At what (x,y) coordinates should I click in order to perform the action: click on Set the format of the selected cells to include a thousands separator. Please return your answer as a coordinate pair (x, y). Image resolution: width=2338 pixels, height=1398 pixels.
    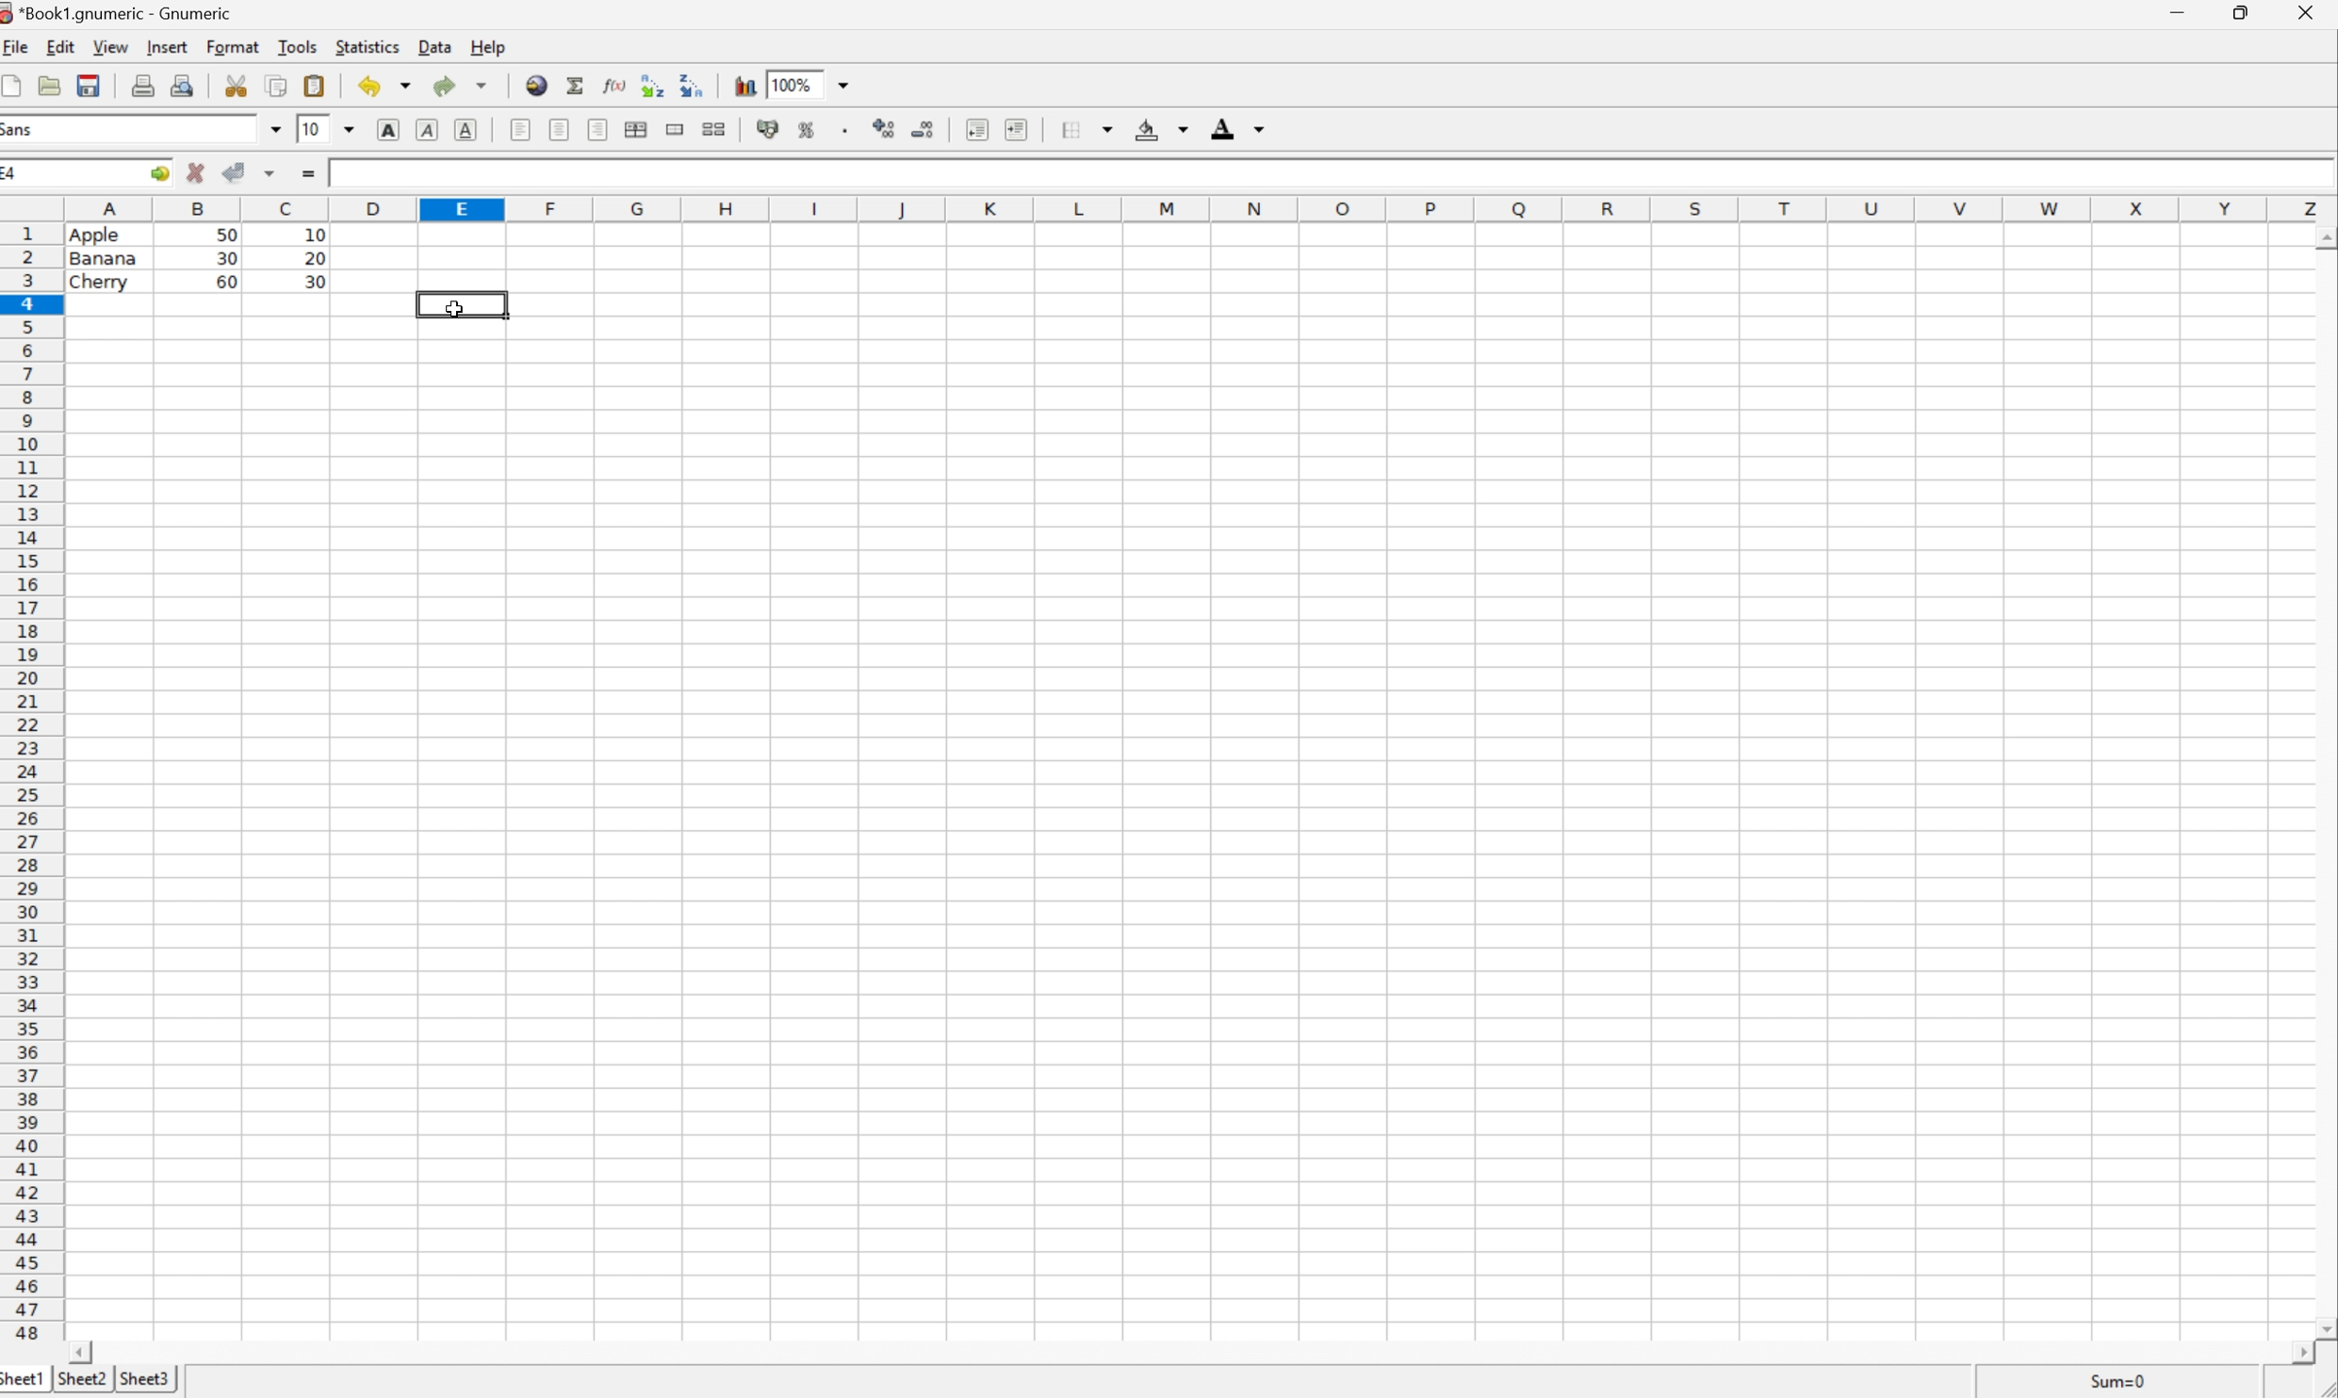
    Looking at the image, I should click on (846, 129).